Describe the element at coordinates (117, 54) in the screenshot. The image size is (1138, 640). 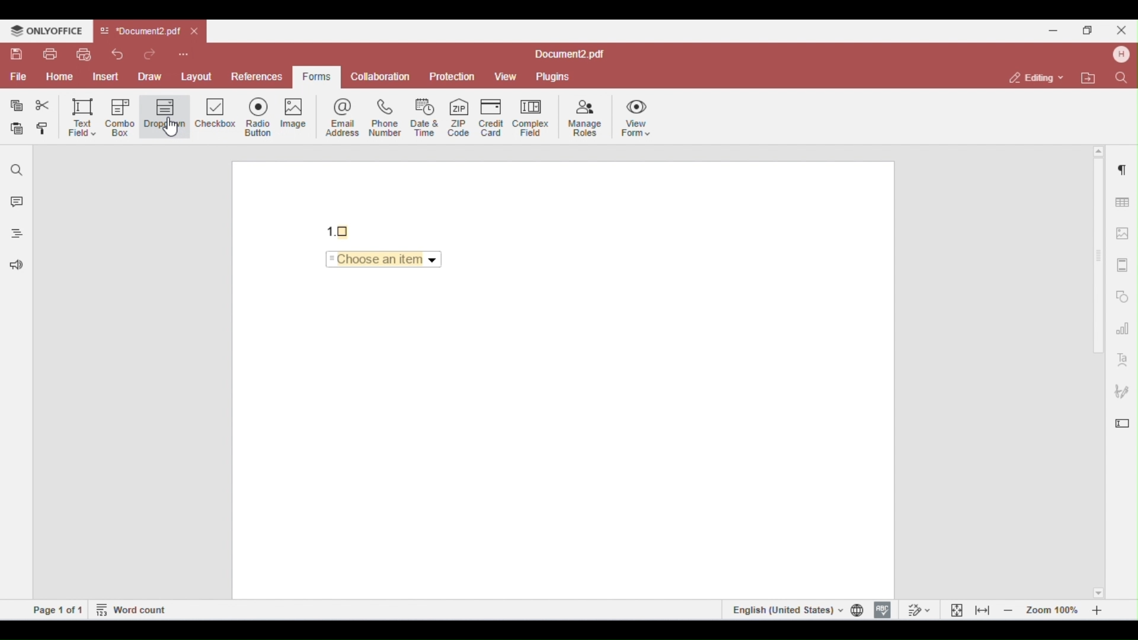
I see `undo` at that location.